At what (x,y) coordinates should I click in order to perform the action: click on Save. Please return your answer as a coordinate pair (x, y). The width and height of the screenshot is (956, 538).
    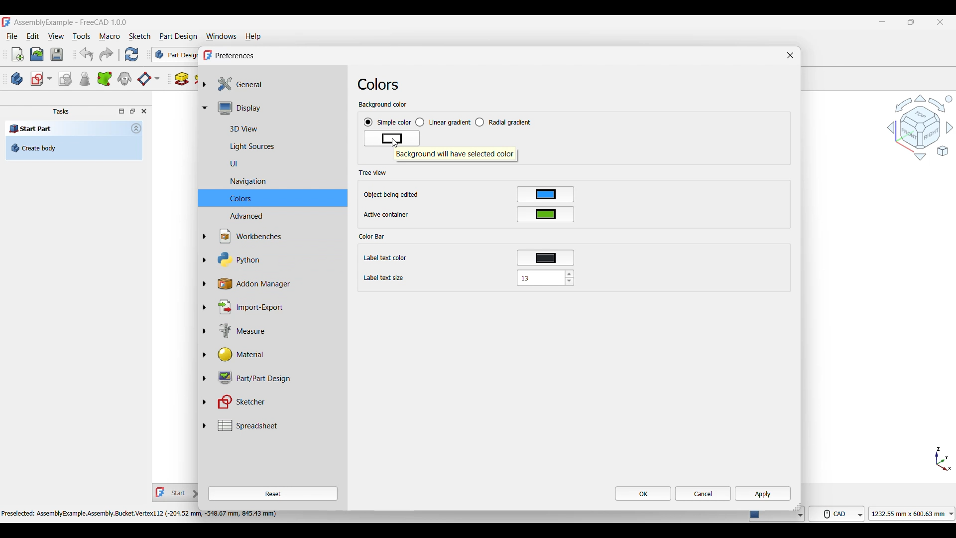
    Looking at the image, I should click on (57, 54).